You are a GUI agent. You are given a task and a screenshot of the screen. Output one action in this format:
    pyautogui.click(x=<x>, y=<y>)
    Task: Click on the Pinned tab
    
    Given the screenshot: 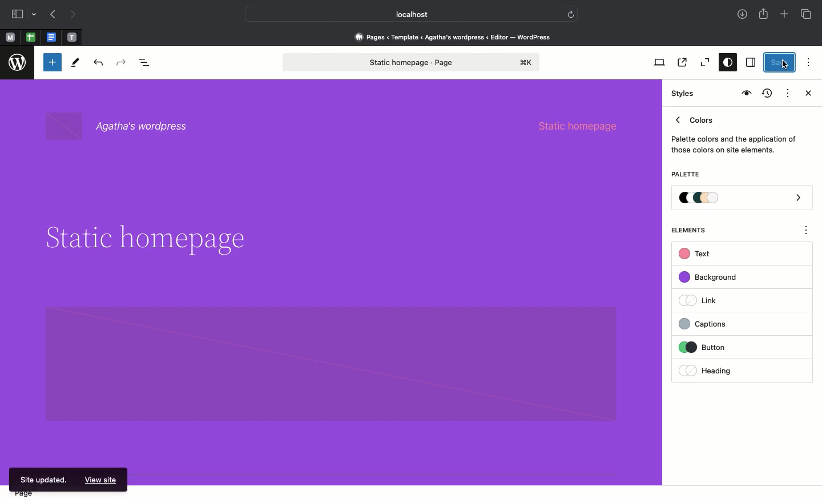 What is the action you would take?
    pyautogui.click(x=53, y=38)
    